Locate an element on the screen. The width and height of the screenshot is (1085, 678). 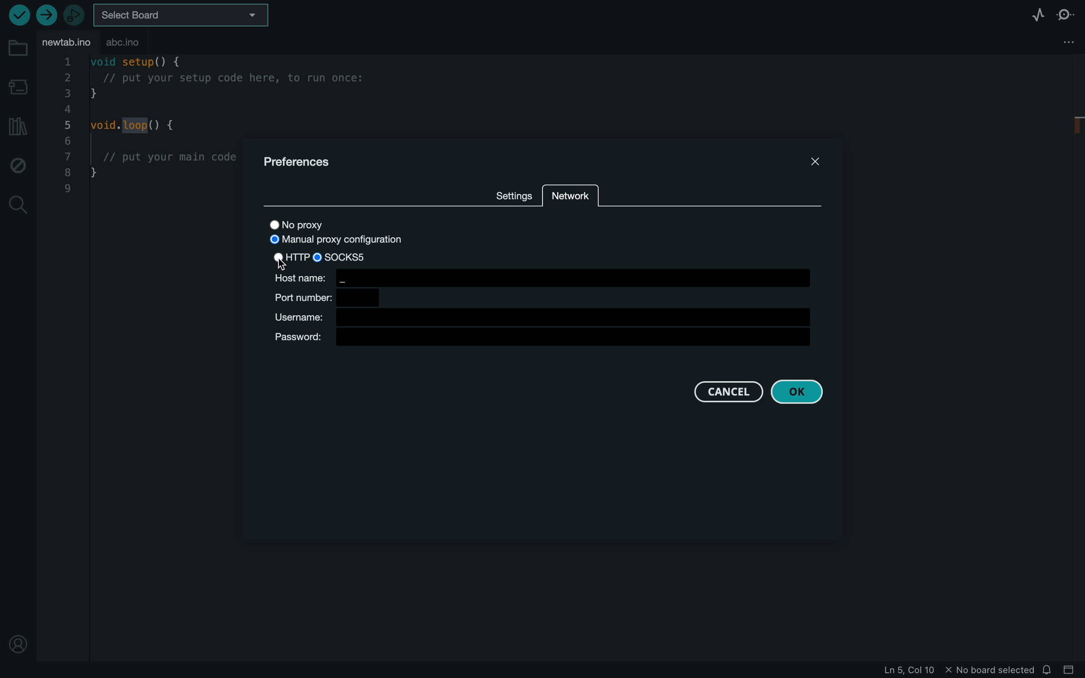
close slide bar is located at coordinates (1070, 671).